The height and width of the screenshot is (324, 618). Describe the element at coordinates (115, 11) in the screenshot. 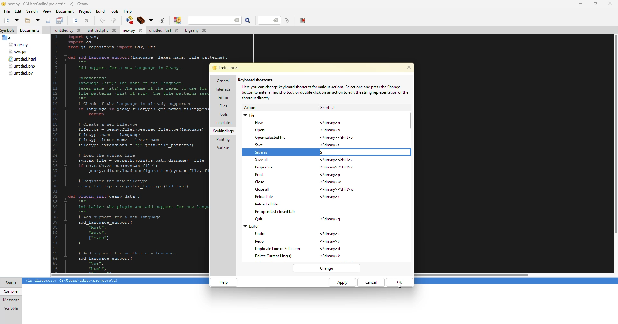

I see `tools` at that location.